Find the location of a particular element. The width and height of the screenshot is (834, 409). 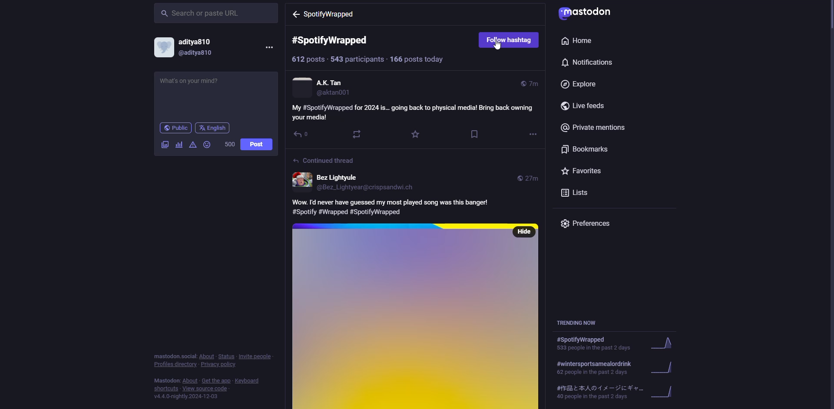

info is located at coordinates (212, 375).